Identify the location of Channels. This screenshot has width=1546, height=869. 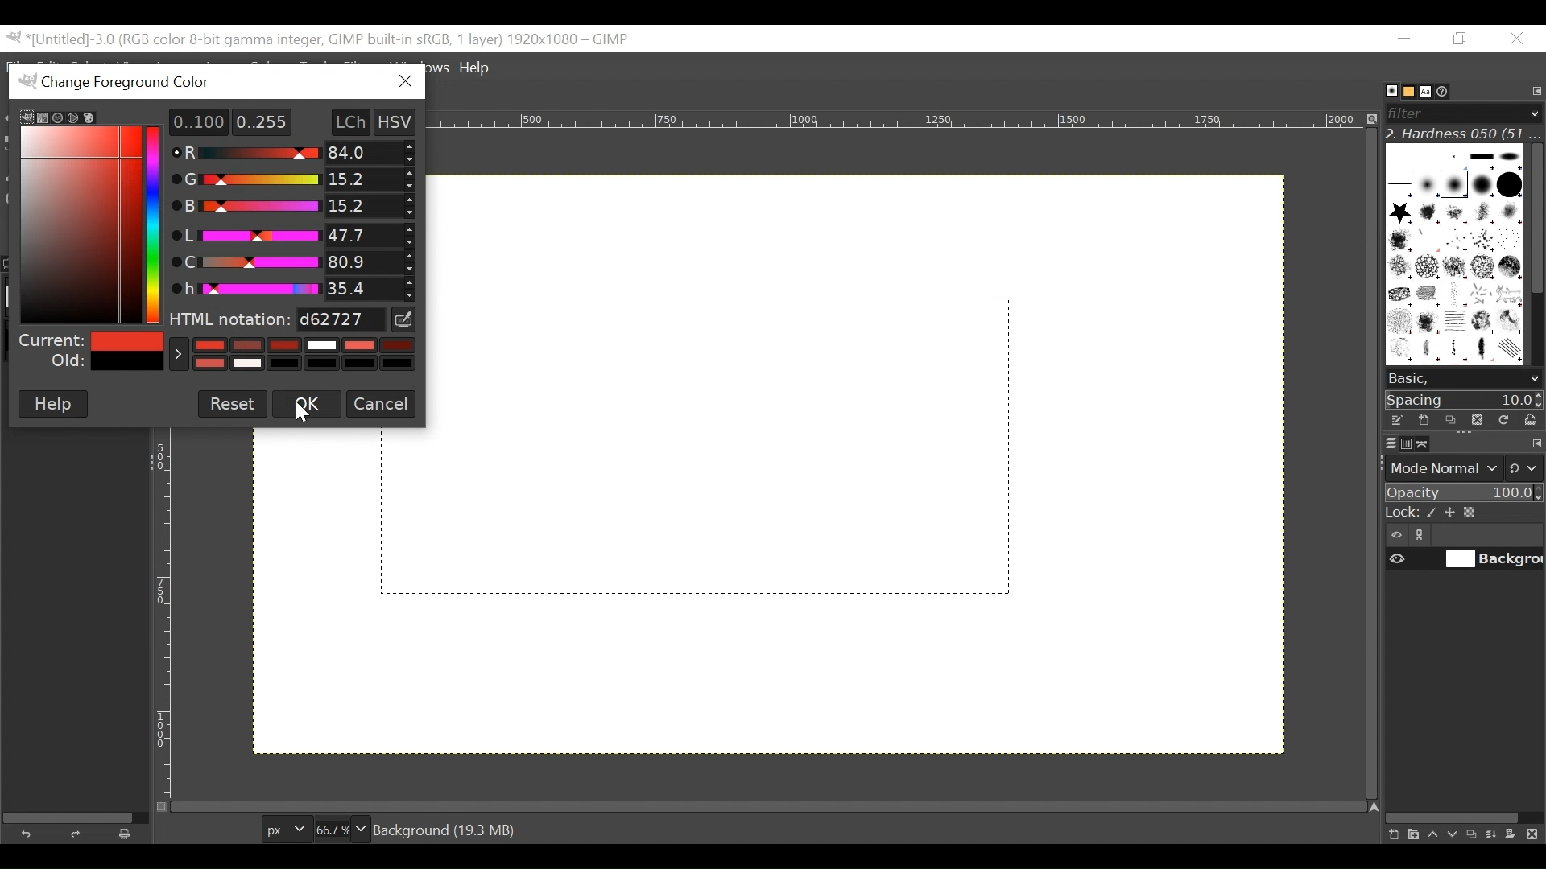
(1403, 443).